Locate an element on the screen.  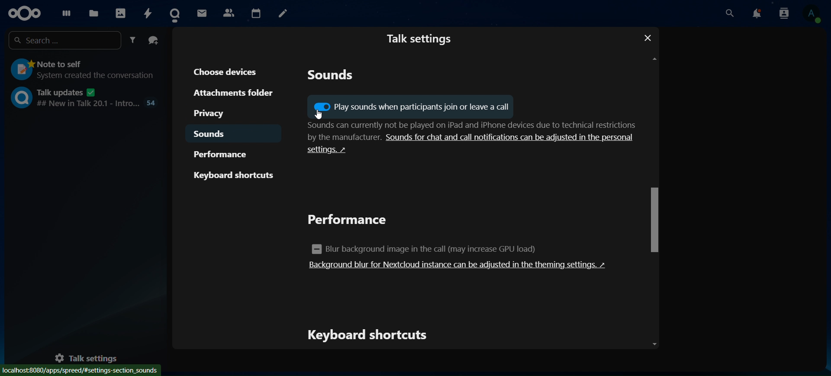
search is located at coordinates (730, 13).